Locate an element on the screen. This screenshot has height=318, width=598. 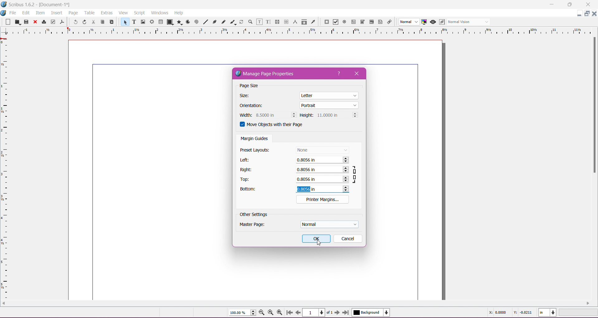
Set Page Size is located at coordinates (330, 95).